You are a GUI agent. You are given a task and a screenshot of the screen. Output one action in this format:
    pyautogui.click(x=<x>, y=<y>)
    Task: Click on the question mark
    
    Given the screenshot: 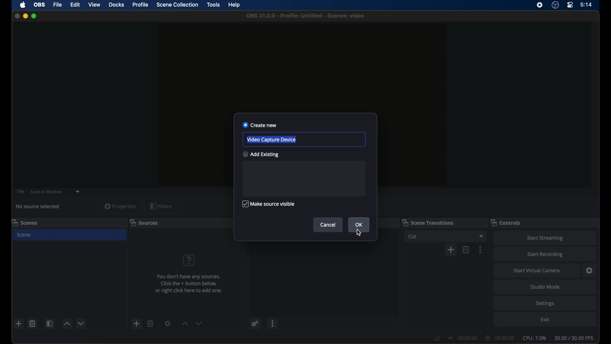 What is the action you would take?
    pyautogui.click(x=189, y=260)
    